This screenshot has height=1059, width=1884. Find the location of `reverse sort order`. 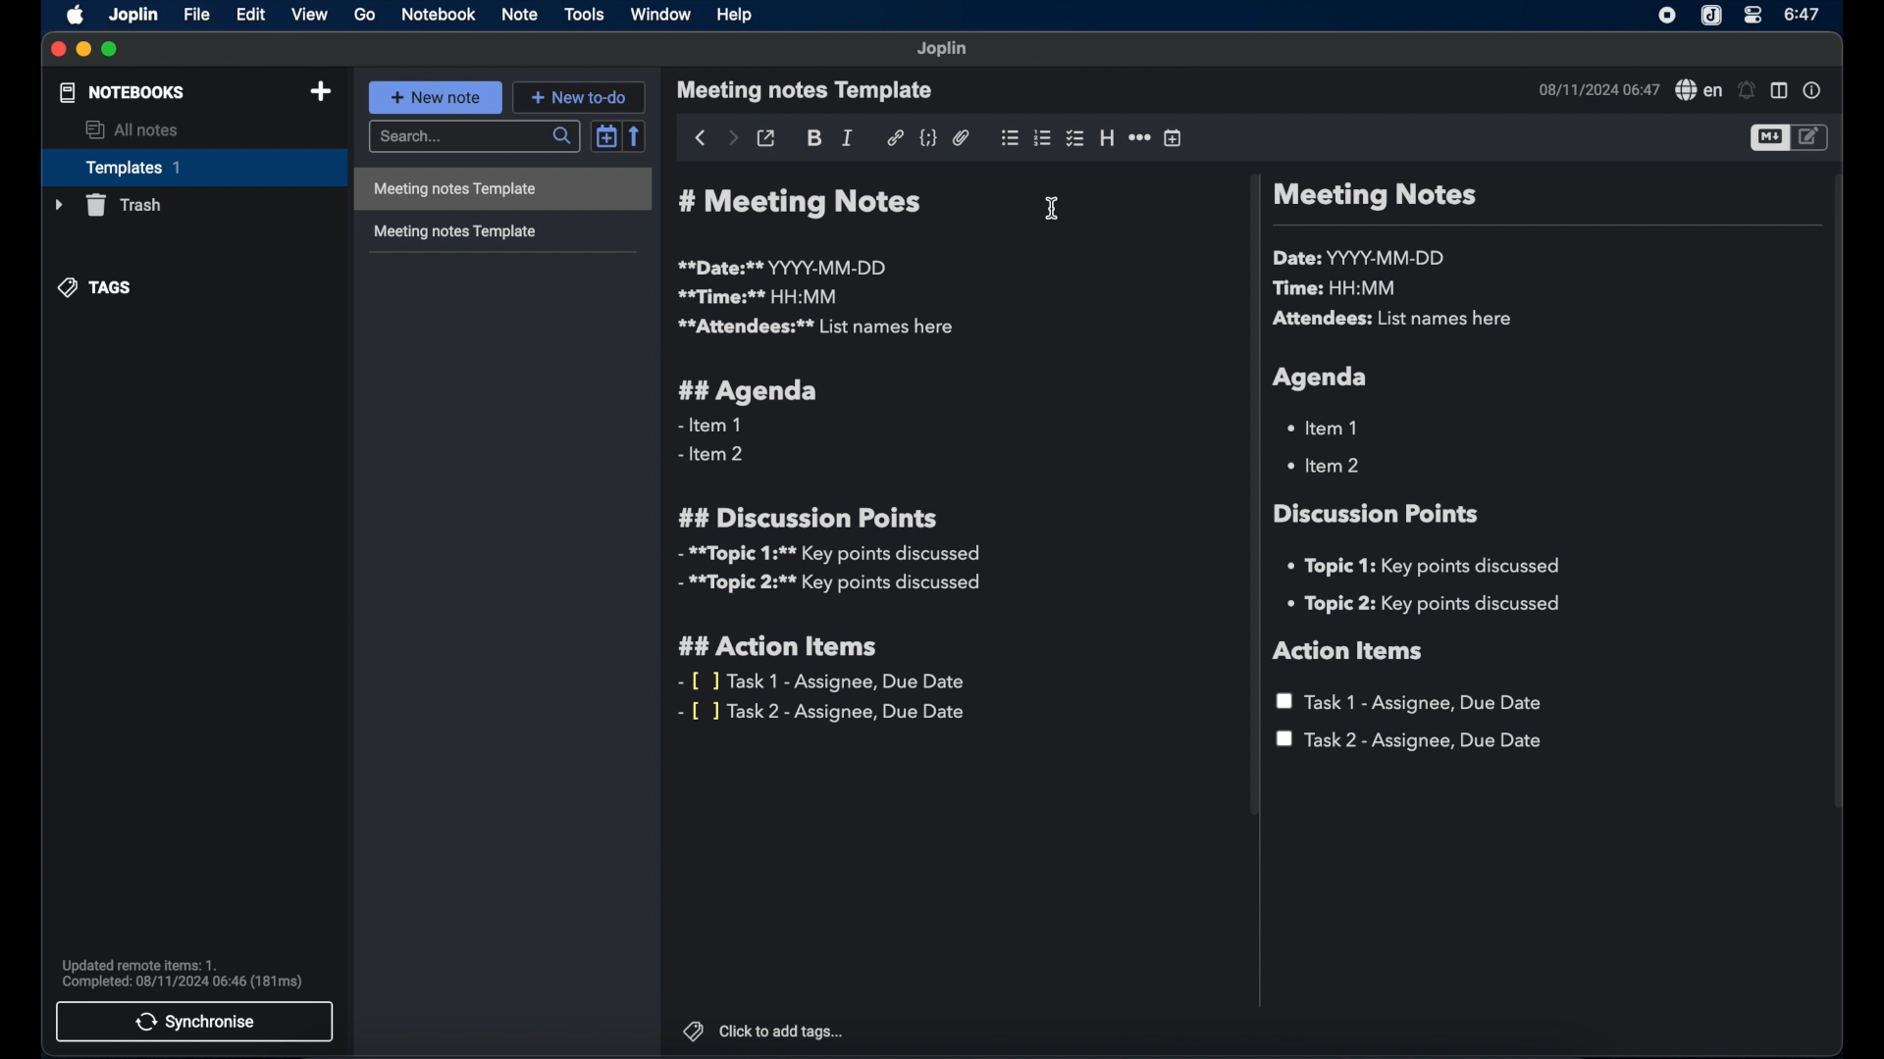

reverse sort order is located at coordinates (637, 136).